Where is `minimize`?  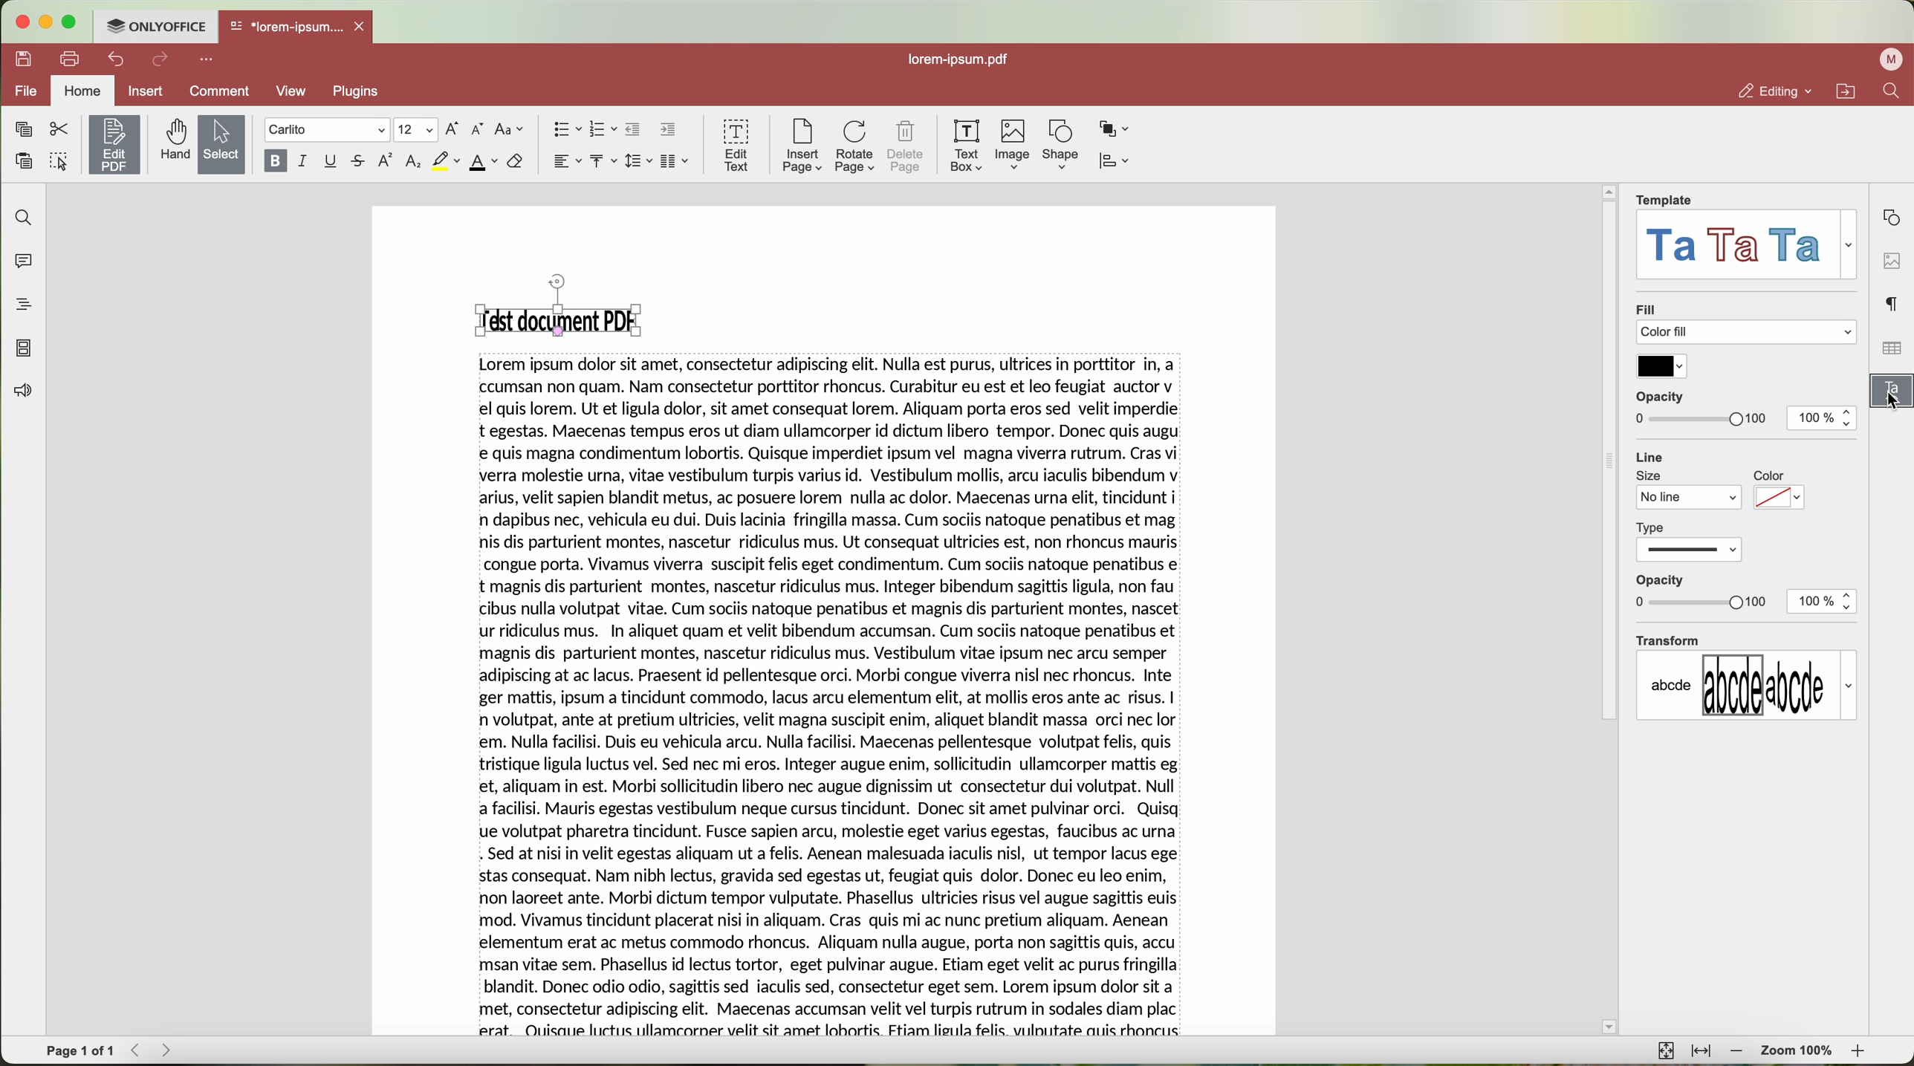 minimize is located at coordinates (49, 22).